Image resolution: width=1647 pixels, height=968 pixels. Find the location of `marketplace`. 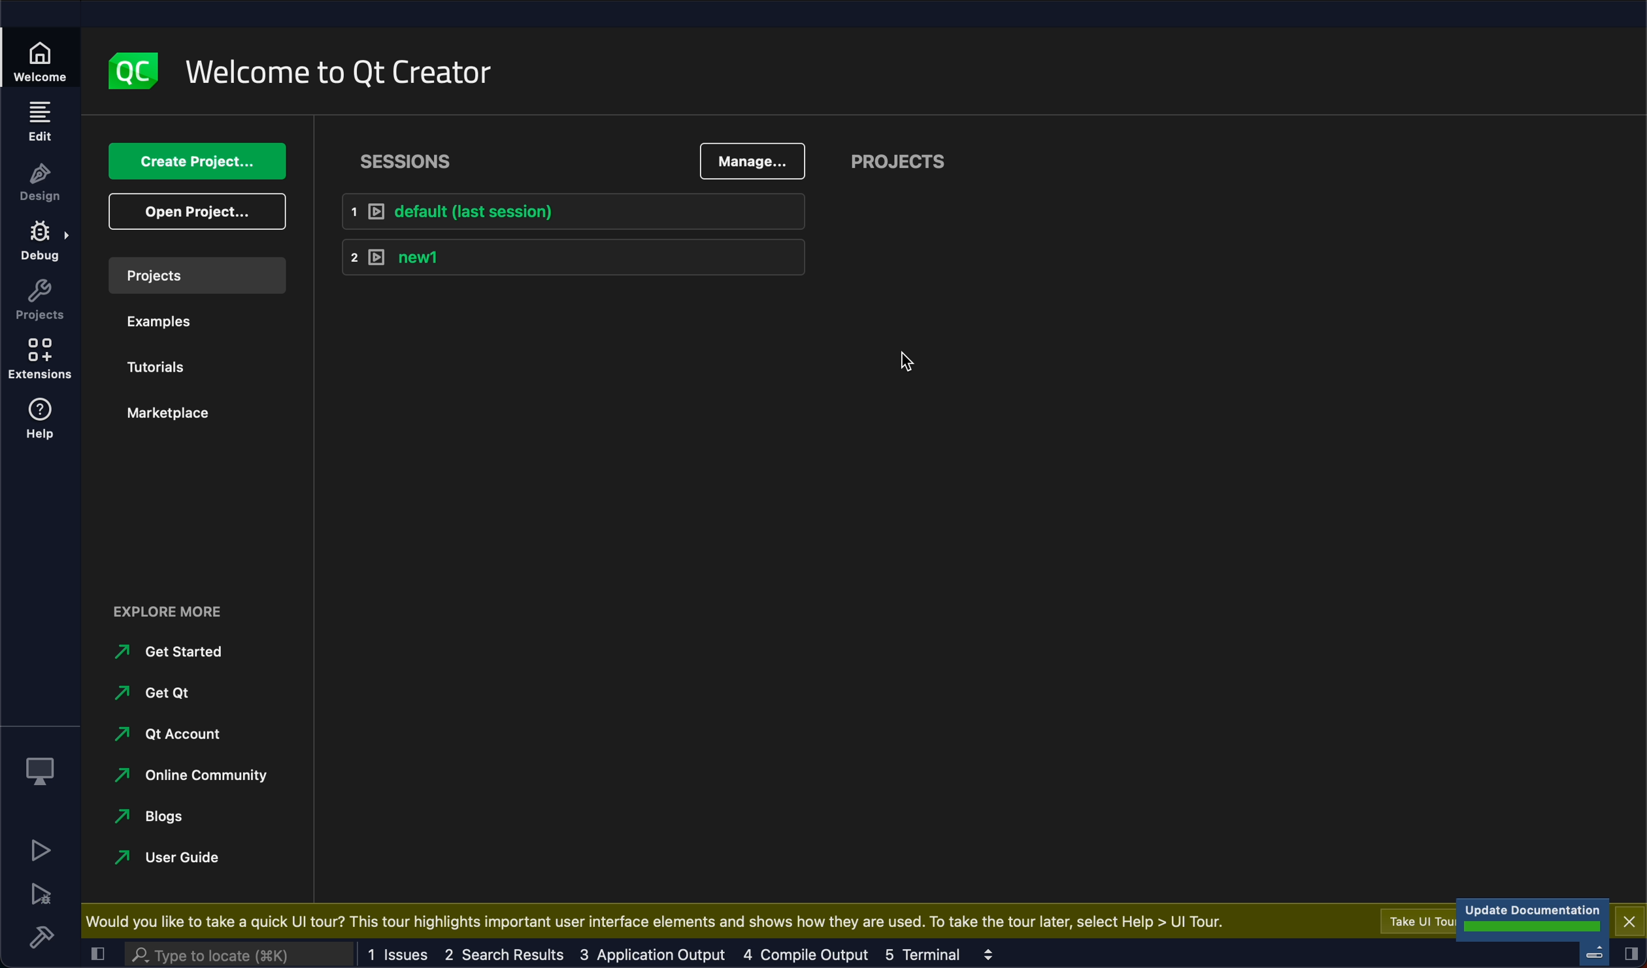

marketplace is located at coordinates (171, 419).